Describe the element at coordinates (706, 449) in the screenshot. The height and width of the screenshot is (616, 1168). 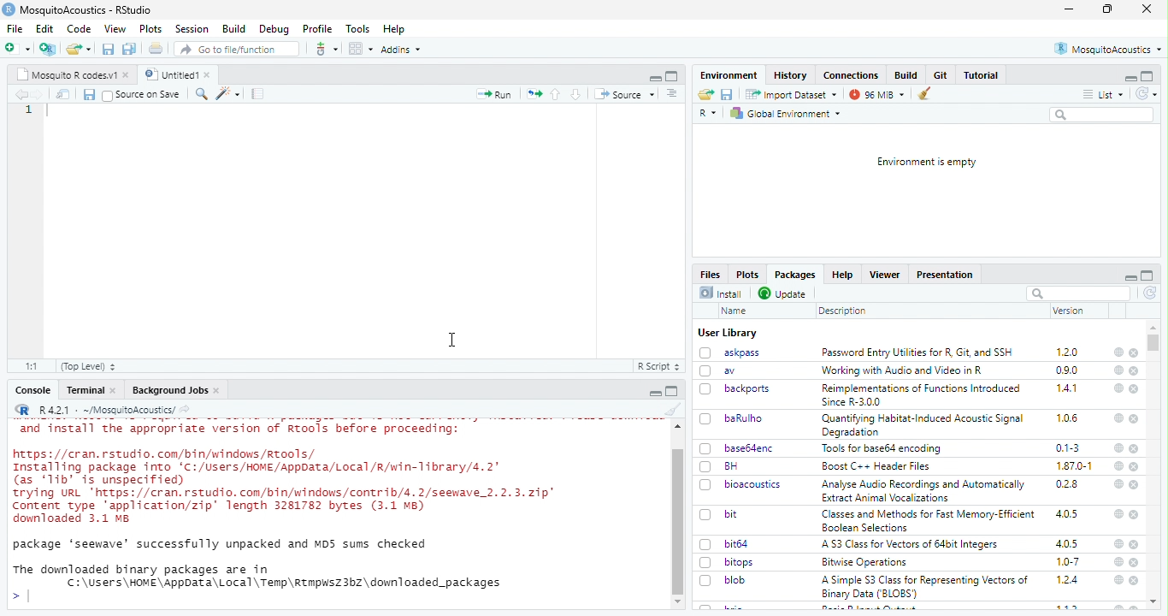
I see `checkbox` at that location.